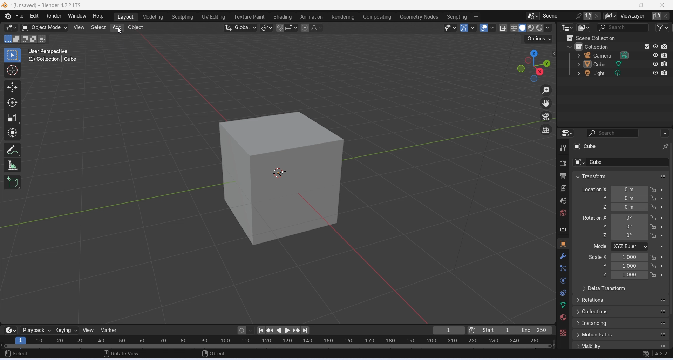  Describe the element at coordinates (603, 198) in the screenshot. I see `Location Y` at that location.